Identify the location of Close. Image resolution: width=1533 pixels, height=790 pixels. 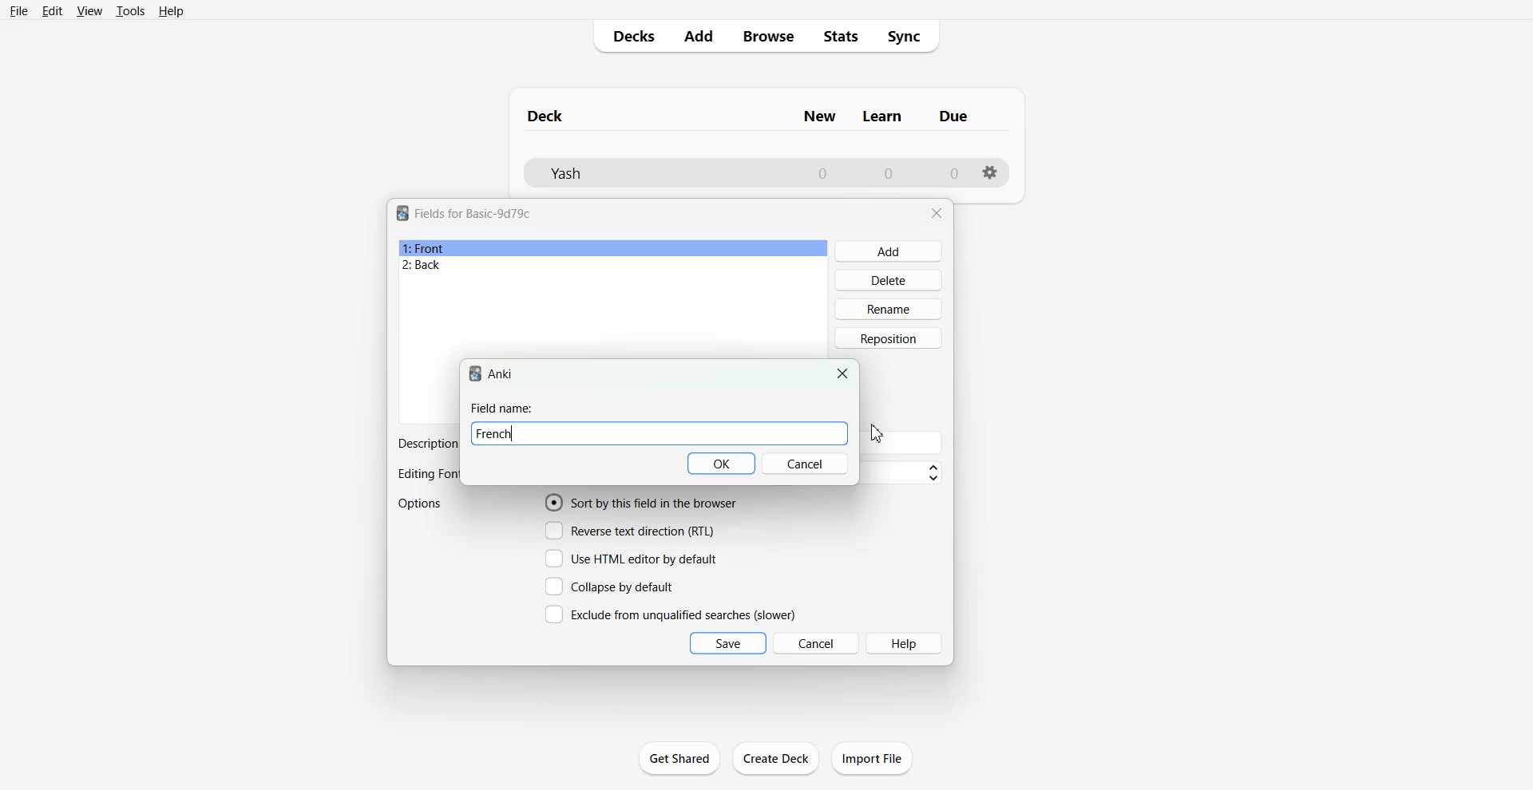
(843, 373).